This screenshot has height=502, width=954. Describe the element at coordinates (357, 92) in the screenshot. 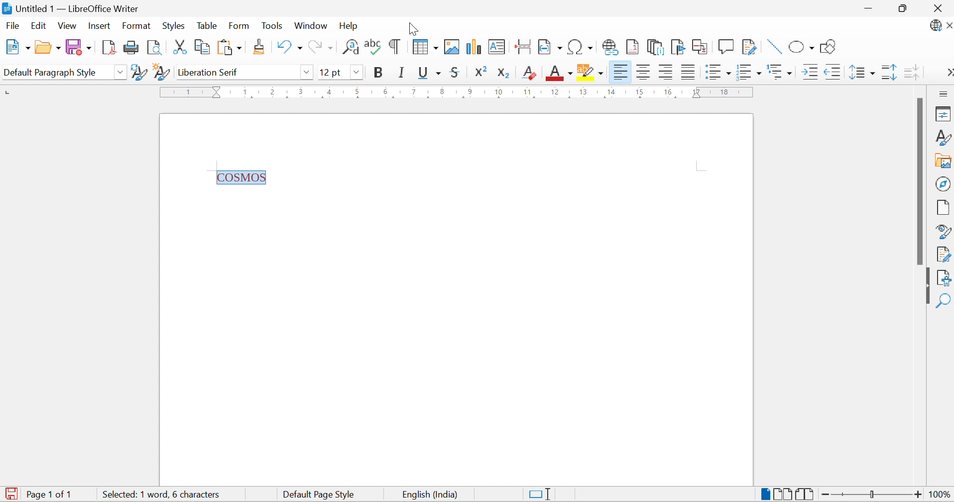

I see `5` at that location.